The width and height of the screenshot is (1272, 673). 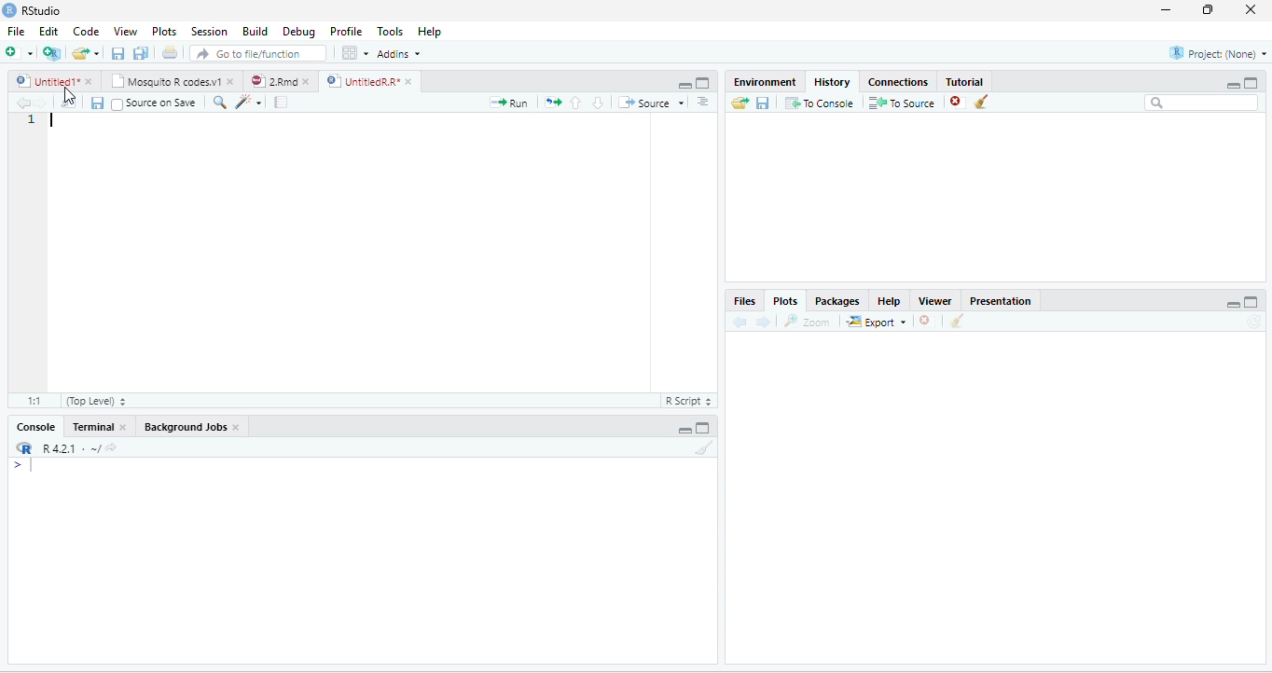 What do you see at coordinates (221, 103) in the screenshot?
I see `Find/Replace` at bounding box center [221, 103].